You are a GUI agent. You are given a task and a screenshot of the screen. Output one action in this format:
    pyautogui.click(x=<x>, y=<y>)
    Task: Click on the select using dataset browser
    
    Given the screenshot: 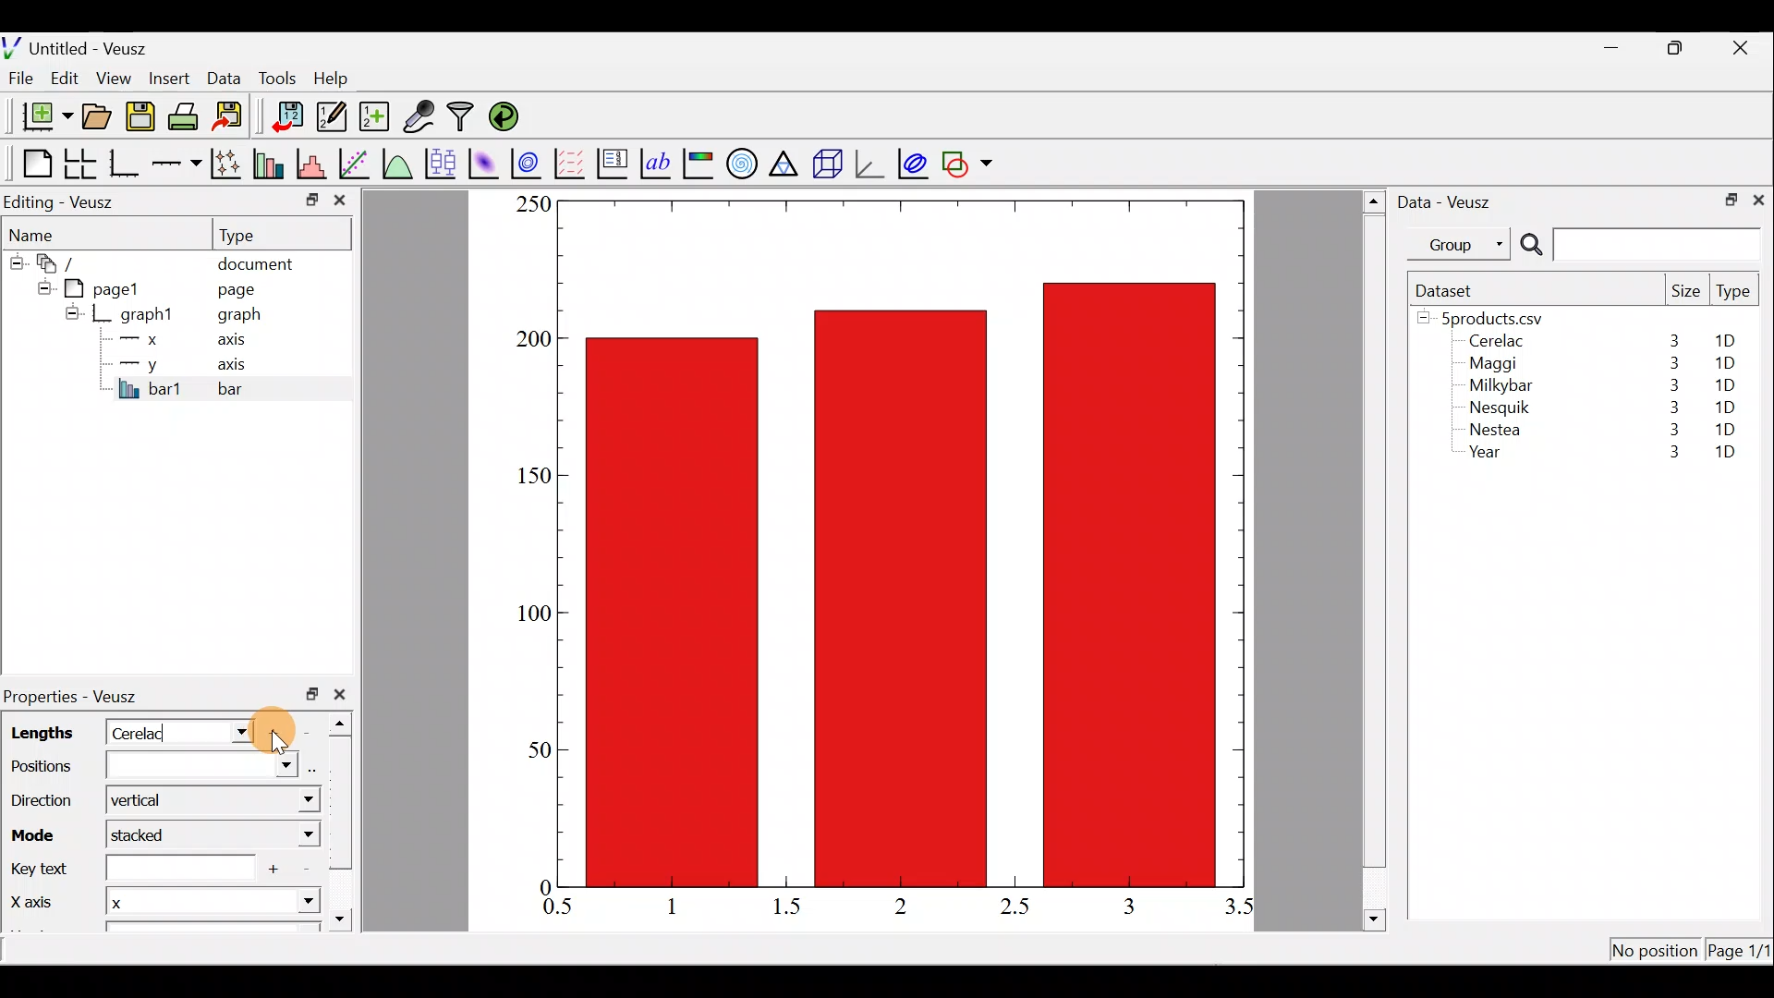 What is the action you would take?
    pyautogui.click(x=315, y=767)
    